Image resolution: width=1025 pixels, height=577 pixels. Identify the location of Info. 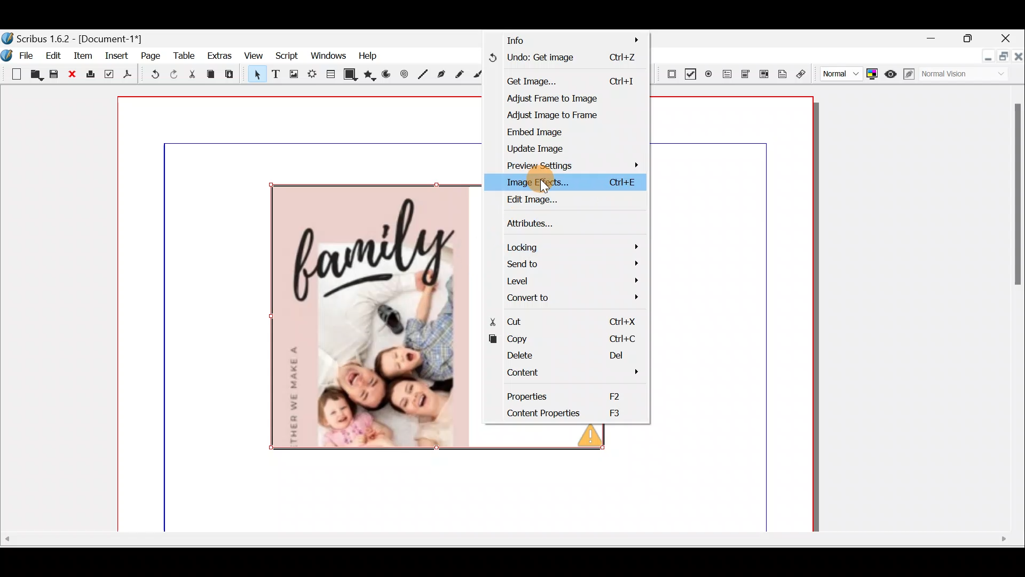
(572, 41).